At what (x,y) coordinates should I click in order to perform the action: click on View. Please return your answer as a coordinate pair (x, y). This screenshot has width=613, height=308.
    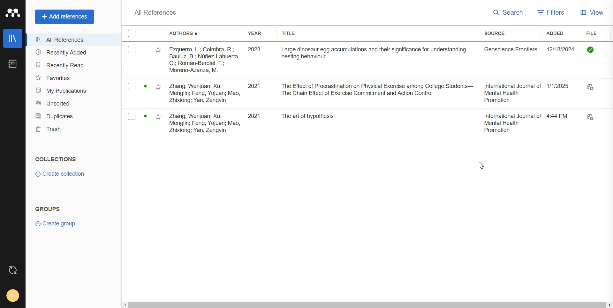
    Looking at the image, I should click on (592, 12).